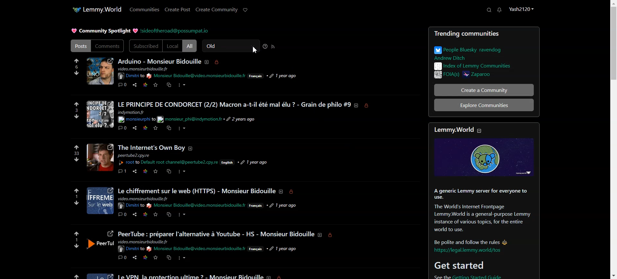  Describe the element at coordinates (241, 120) in the screenshot. I see `` at that location.